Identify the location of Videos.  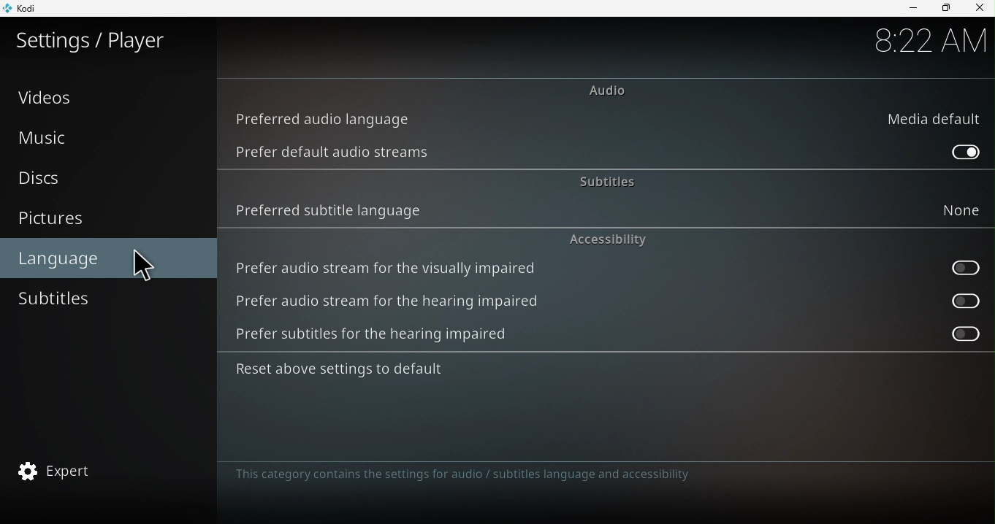
(108, 96).